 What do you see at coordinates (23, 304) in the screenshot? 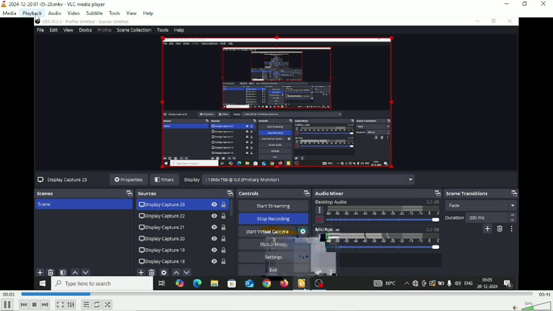
I see `Previous` at bounding box center [23, 304].